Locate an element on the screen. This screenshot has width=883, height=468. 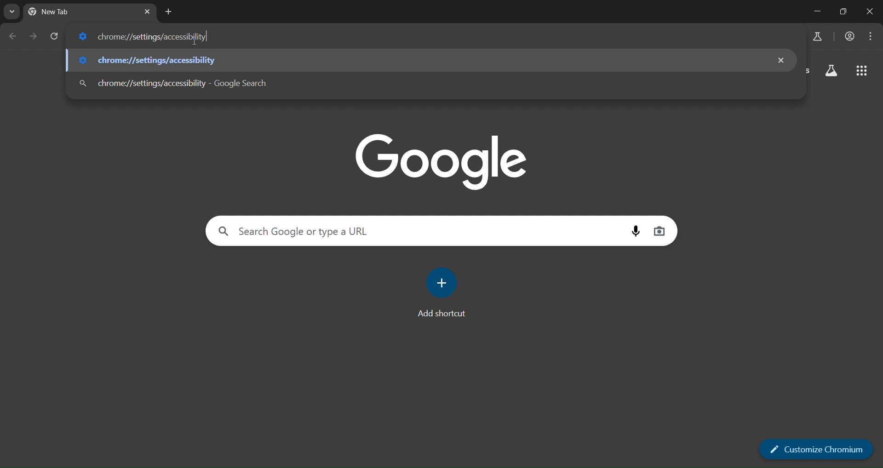
reload pages is located at coordinates (55, 38).